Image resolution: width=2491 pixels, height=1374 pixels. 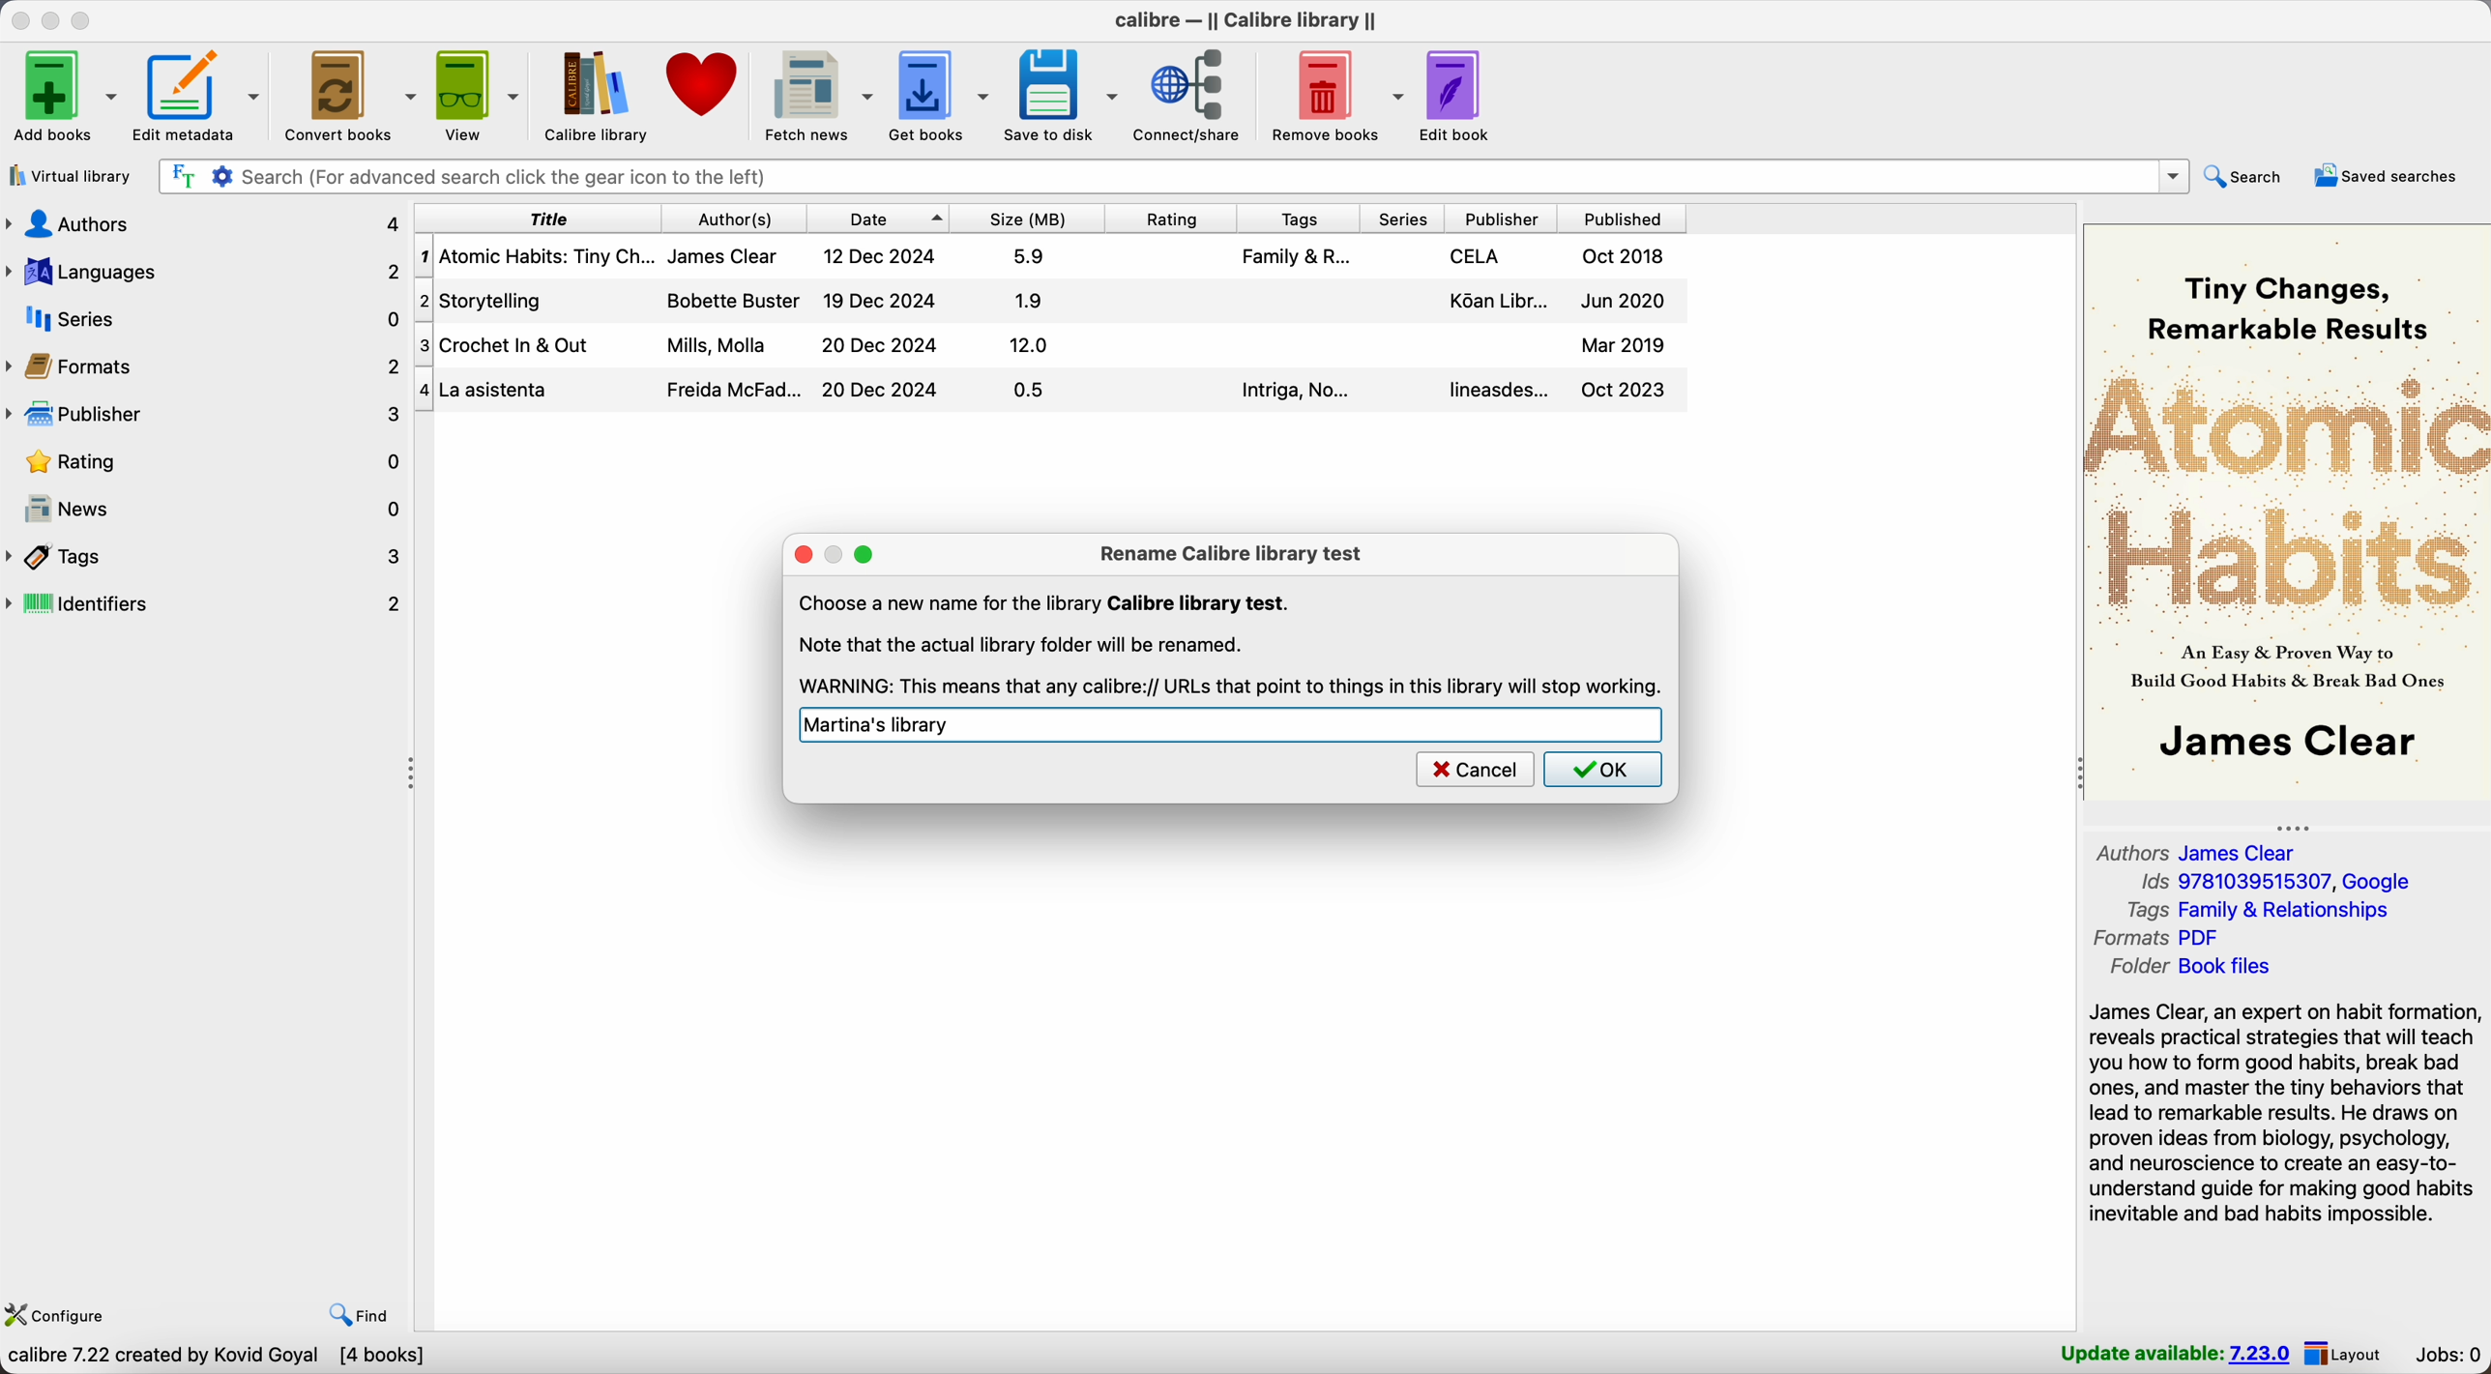 What do you see at coordinates (207, 606) in the screenshot?
I see `identifiers` at bounding box center [207, 606].